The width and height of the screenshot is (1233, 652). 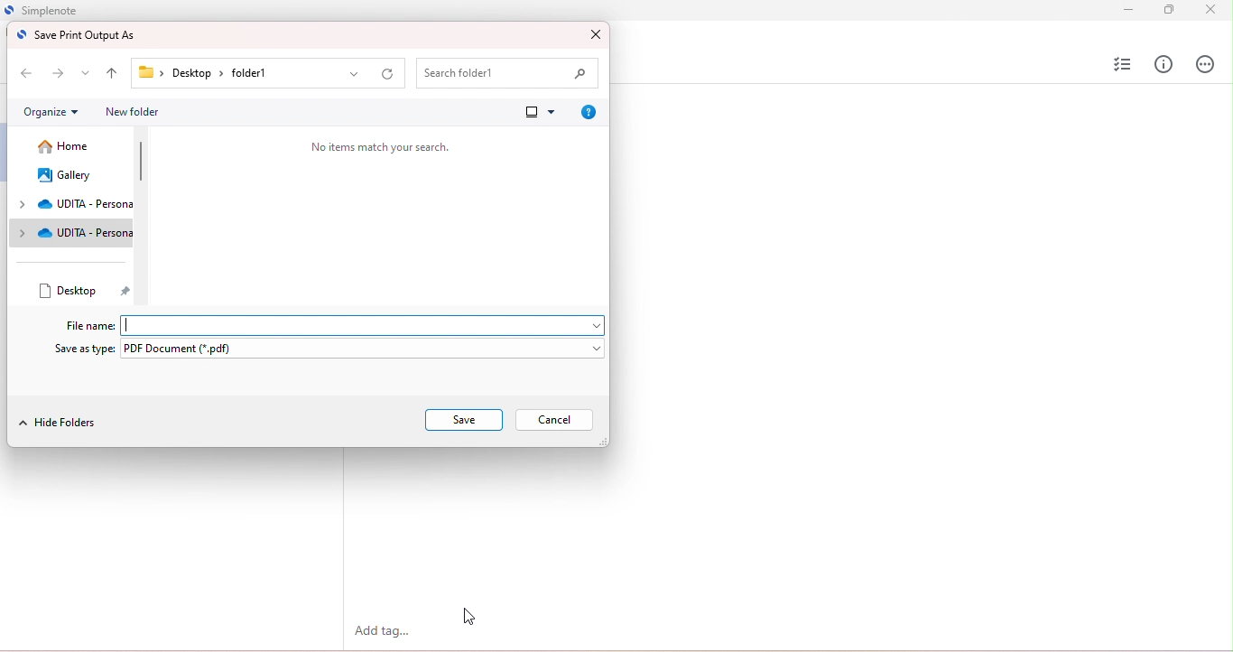 I want to click on drop down, so click(x=87, y=73).